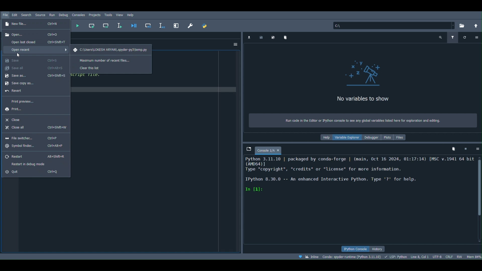 This screenshot has width=482, height=271. I want to click on Print, so click(30, 110).